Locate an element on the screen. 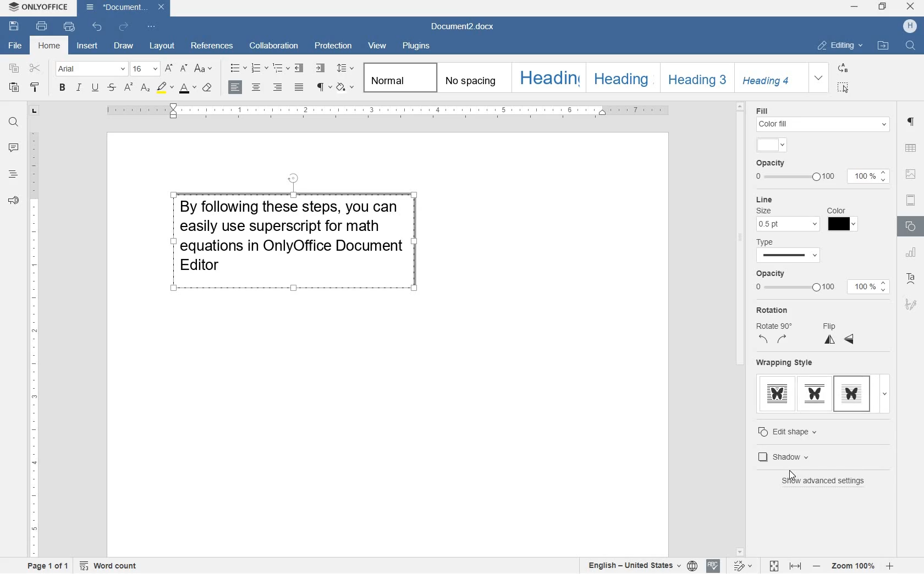 The height and width of the screenshot is (574, 924). nonprinting characters is located at coordinates (323, 86).